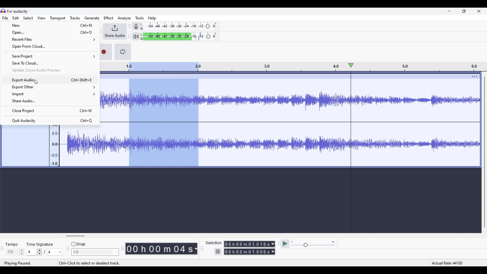 This screenshot has height=274, width=487. Describe the element at coordinates (484, 152) in the screenshot. I see `Vertical slide bar` at that location.